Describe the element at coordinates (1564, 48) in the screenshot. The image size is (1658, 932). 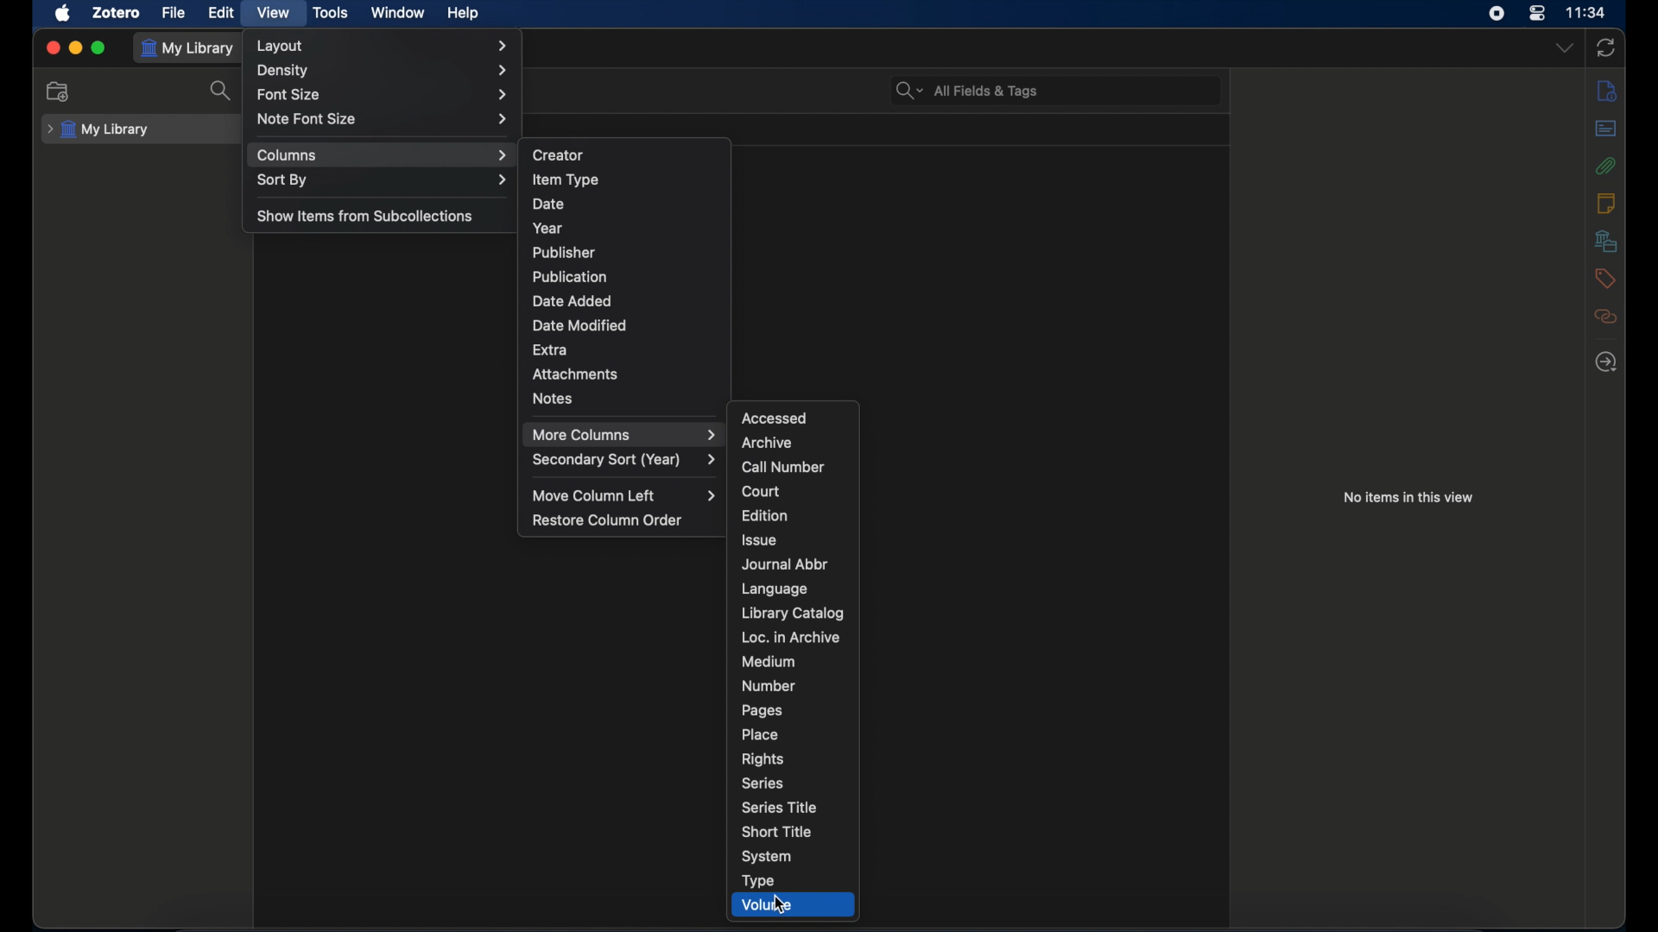
I see `dropdown` at that location.